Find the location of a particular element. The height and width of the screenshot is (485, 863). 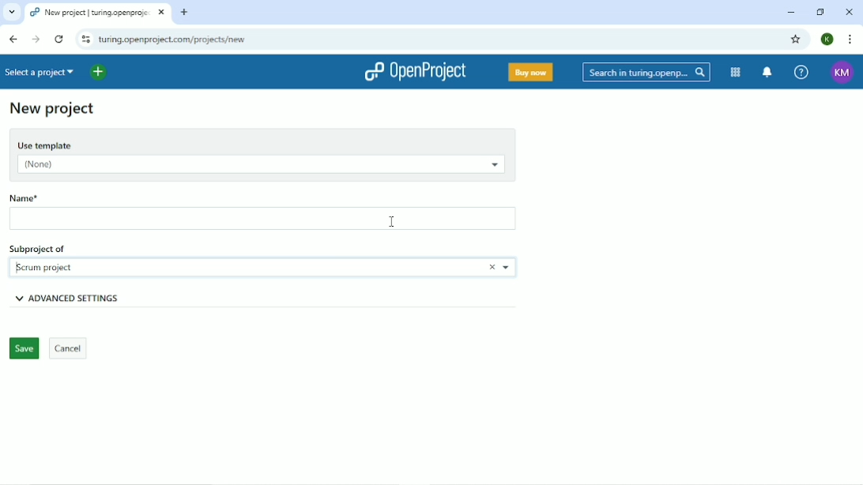

Forward is located at coordinates (36, 39).